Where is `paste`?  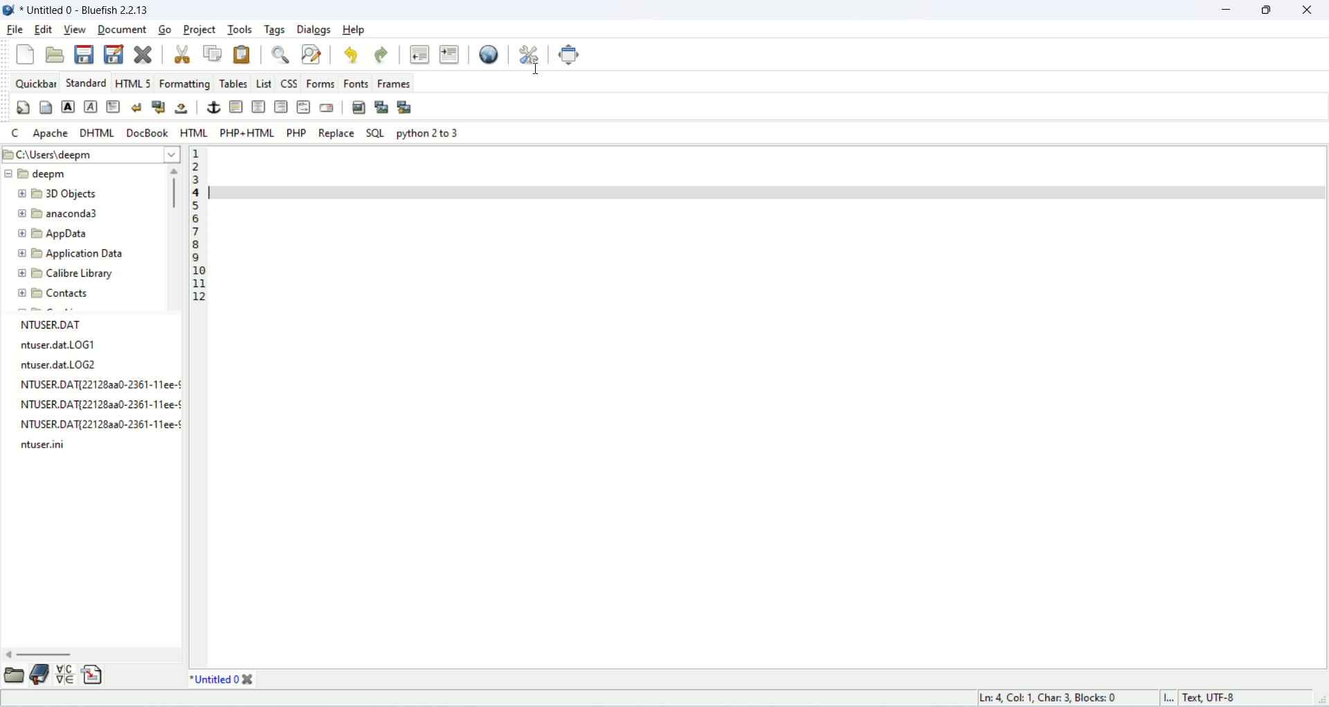 paste is located at coordinates (243, 55).